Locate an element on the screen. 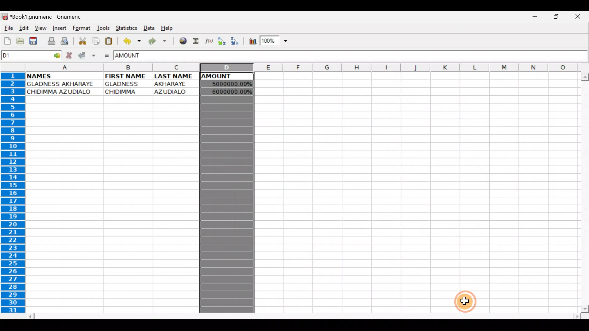 The width and height of the screenshot is (589, 331). Scroll bar is located at coordinates (582, 191).